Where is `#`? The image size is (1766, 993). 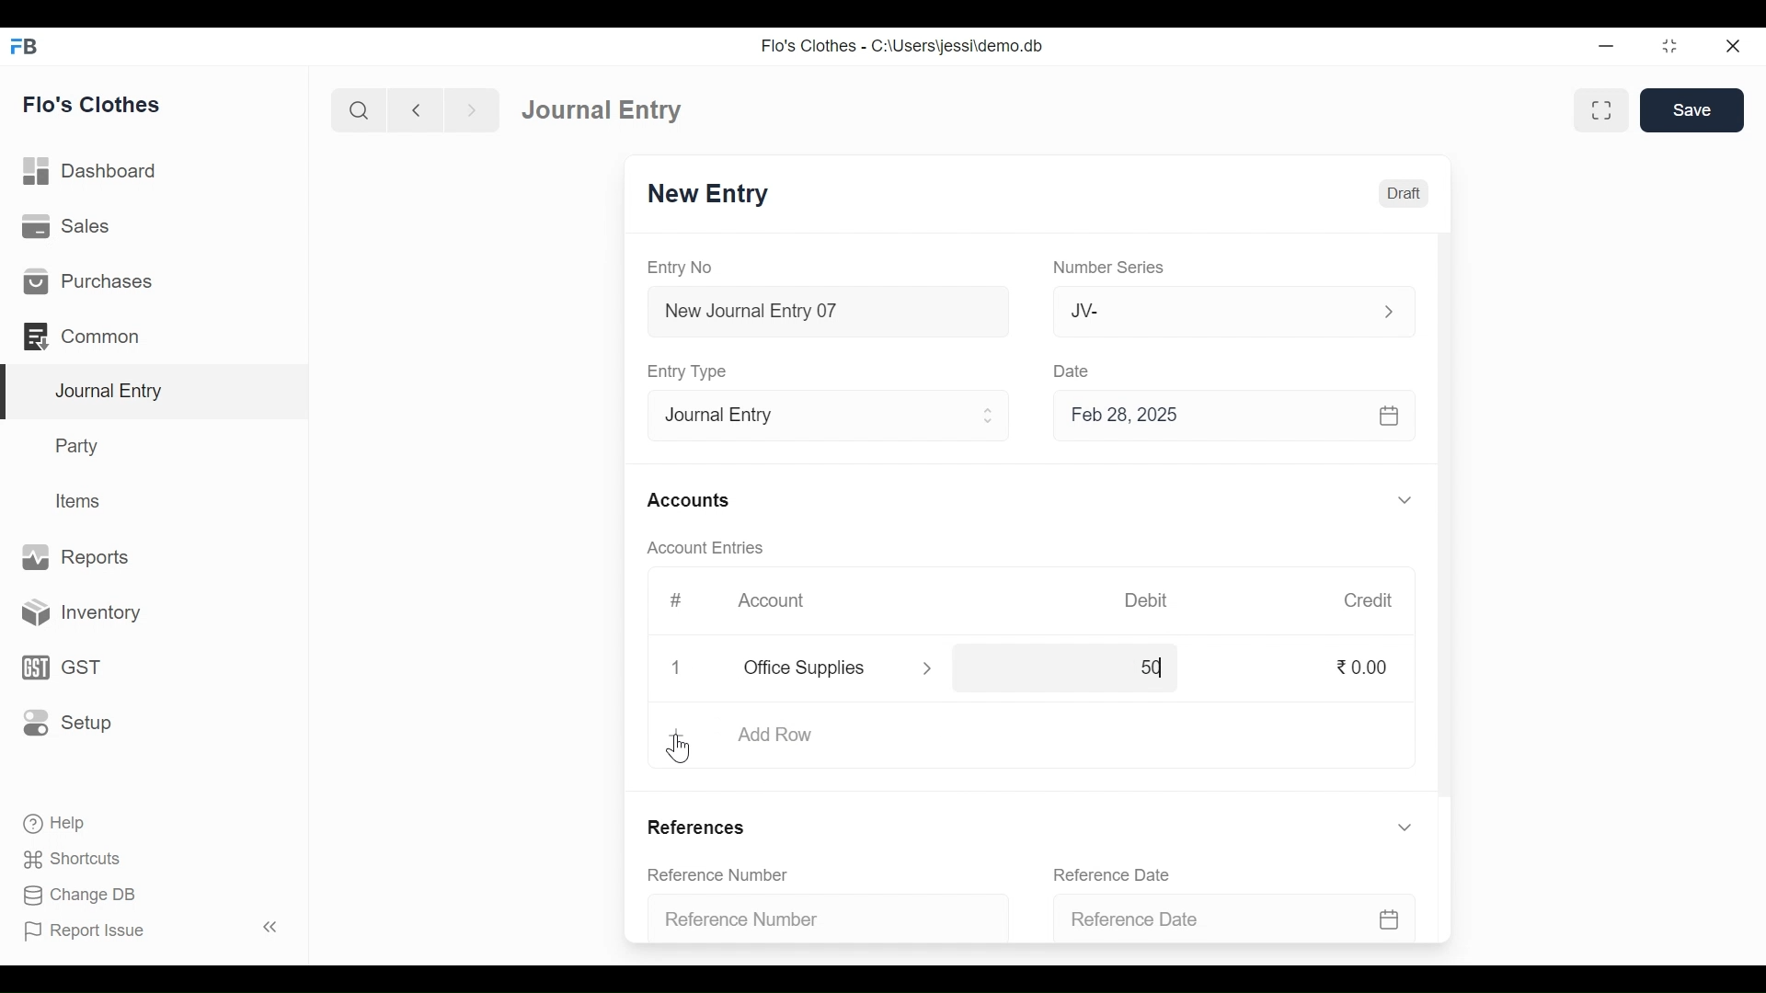
# is located at coordinates (677, 599).